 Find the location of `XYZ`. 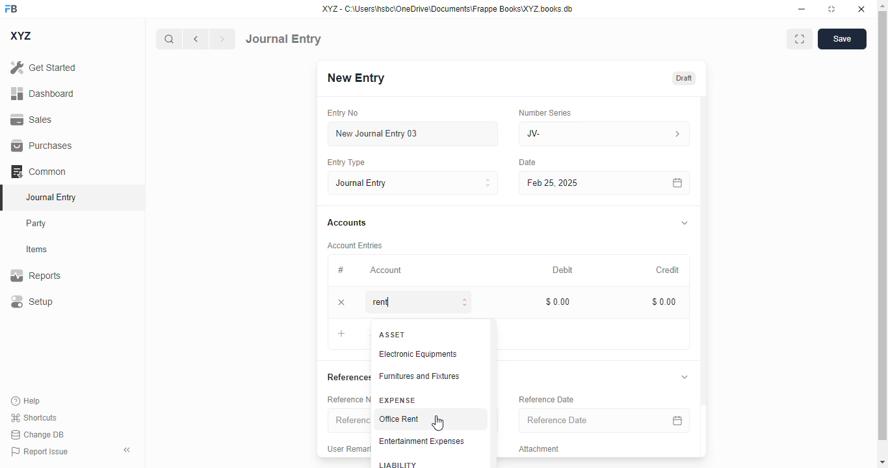

XYZ is located at coordinates (21, 36).